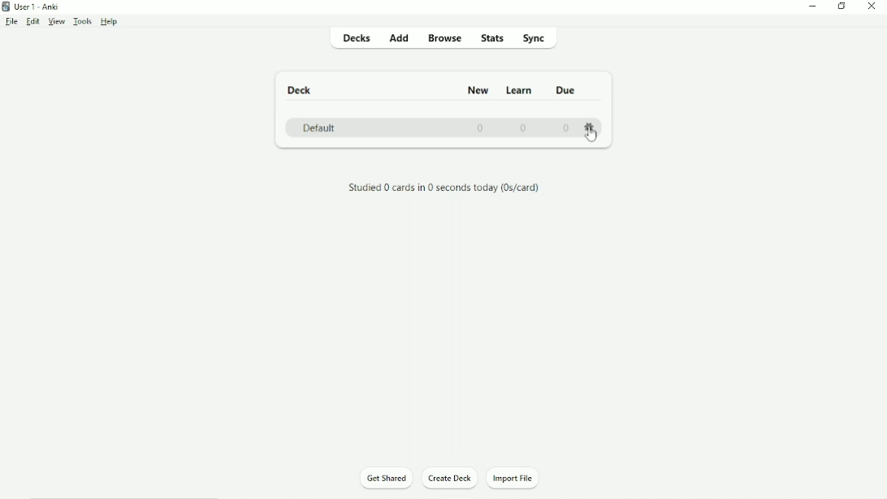 The image size is (887, 499). Describe the element at coordinates (110, 22) in the screenshot. I see `Help` at that location.